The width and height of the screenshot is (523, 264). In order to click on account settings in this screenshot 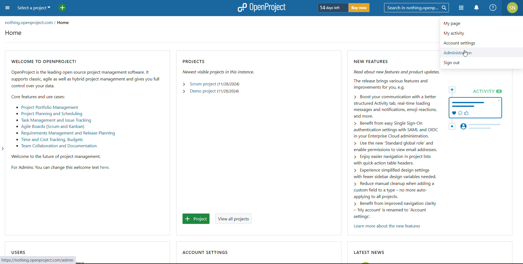, I will do `click(205, 252)`.